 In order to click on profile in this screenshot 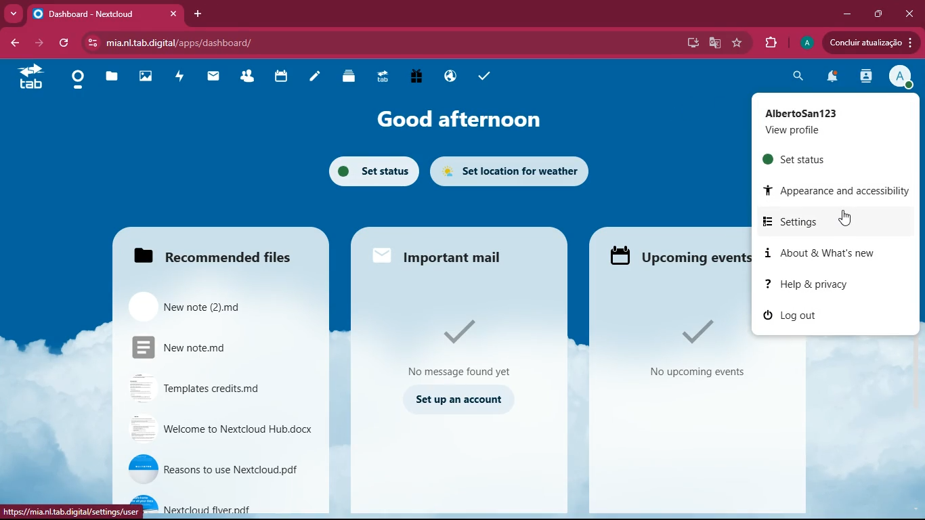, I will do `click(804, 43)`.